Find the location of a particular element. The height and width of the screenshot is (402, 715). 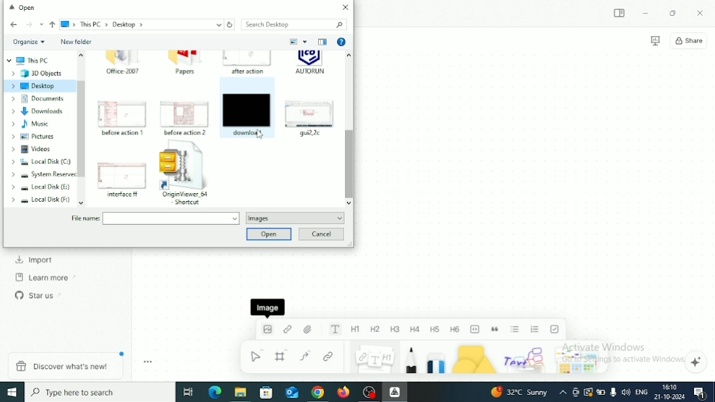

Meet Now is located at coordinates (576, 392).